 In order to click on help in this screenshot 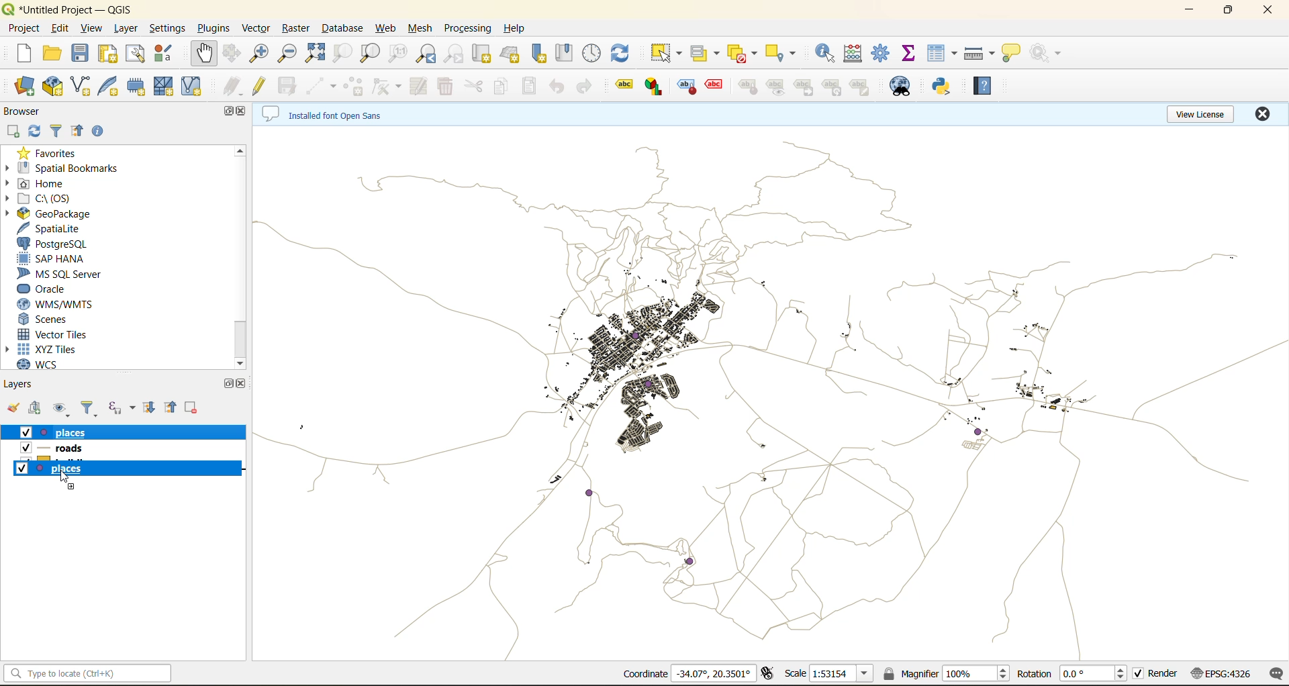, I will do `click(987, 86)`.